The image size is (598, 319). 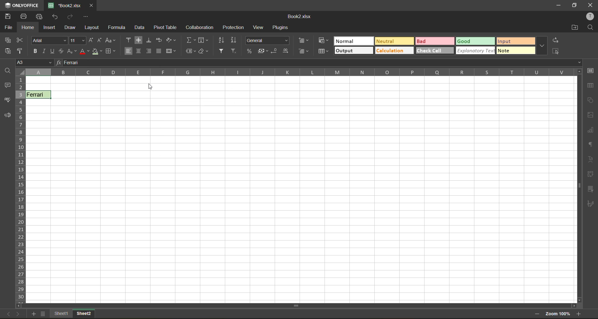 I want to click on format as table, so click(x=323, y=52).